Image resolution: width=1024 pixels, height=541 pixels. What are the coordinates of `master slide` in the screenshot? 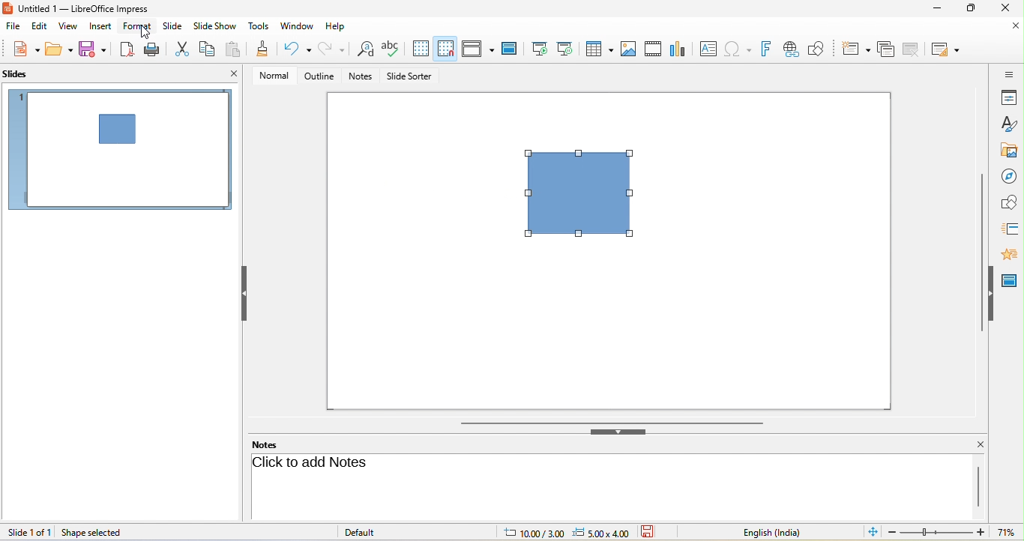 It's located at (508, 47).